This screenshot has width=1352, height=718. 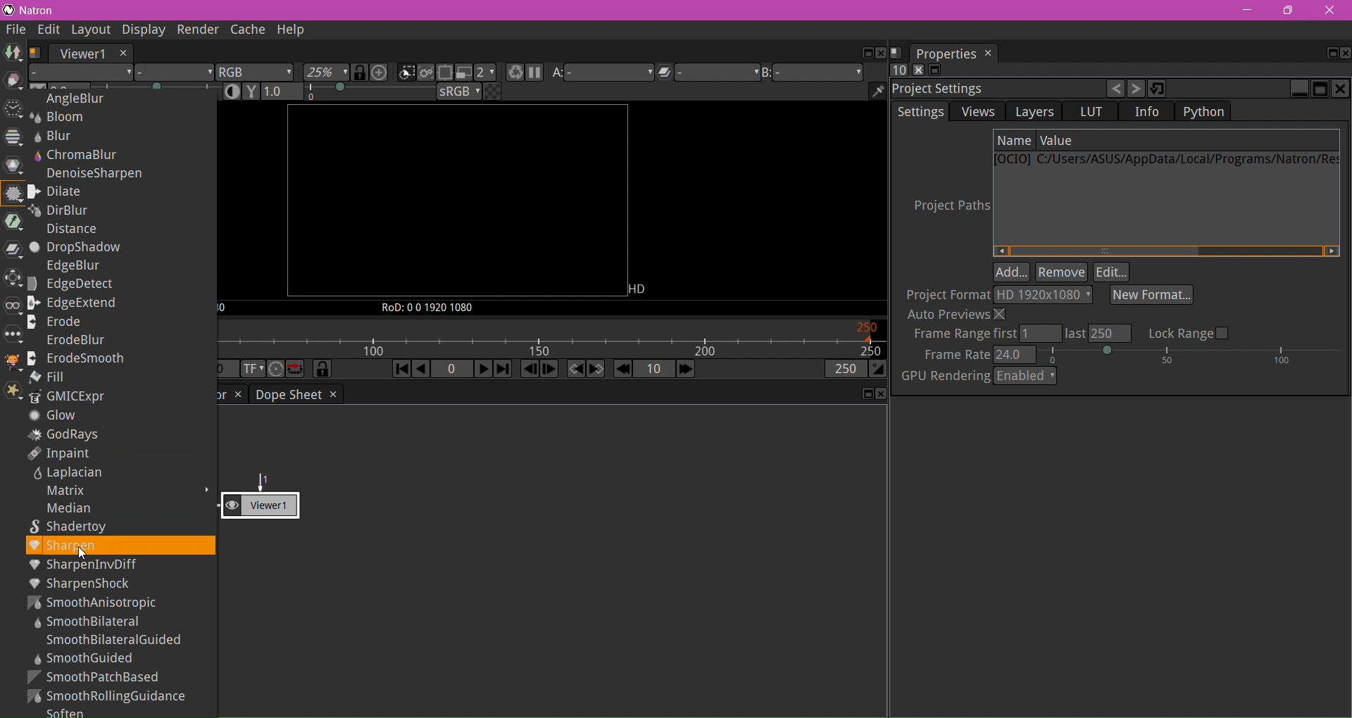 What do you see at coordinates (844, 371) in the screenshot?
I see `The playback out point` at bounding box center [844, 371].